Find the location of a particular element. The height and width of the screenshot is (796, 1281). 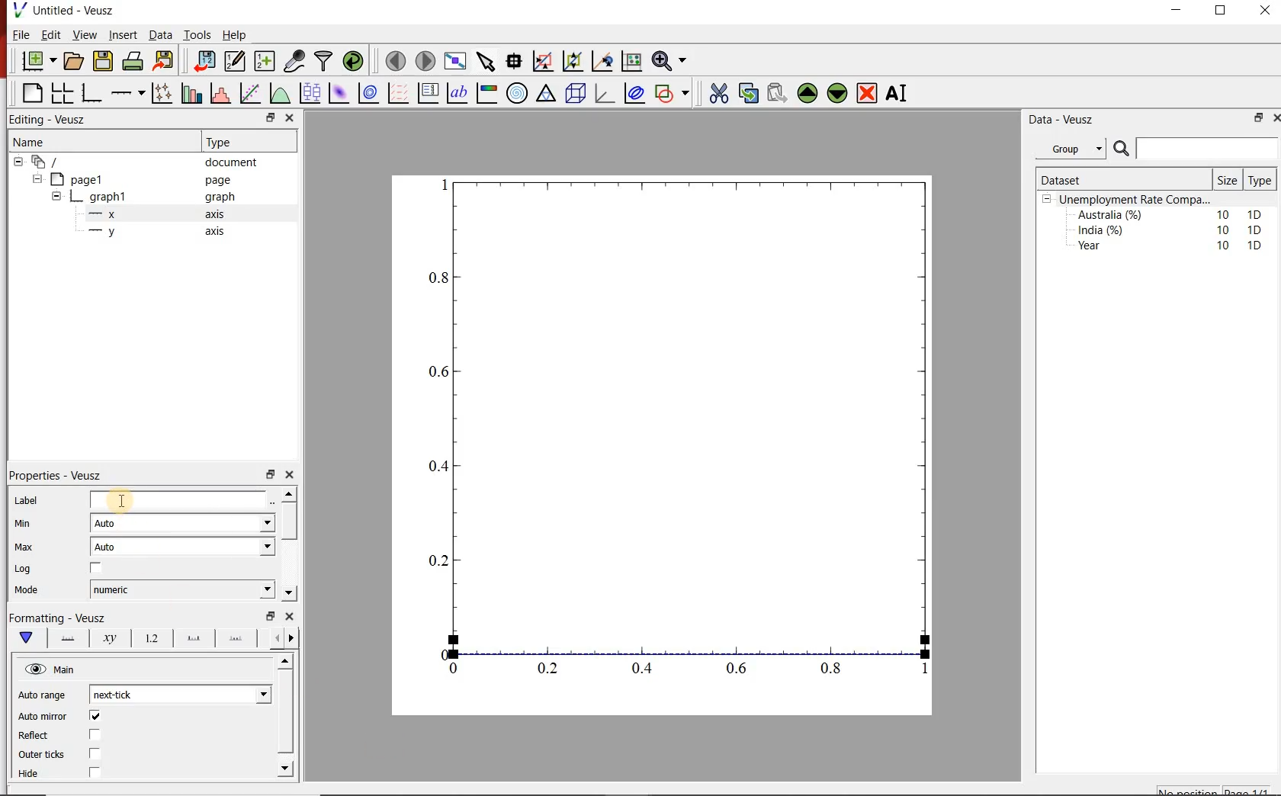

move right is located at coordinates (291, 638).